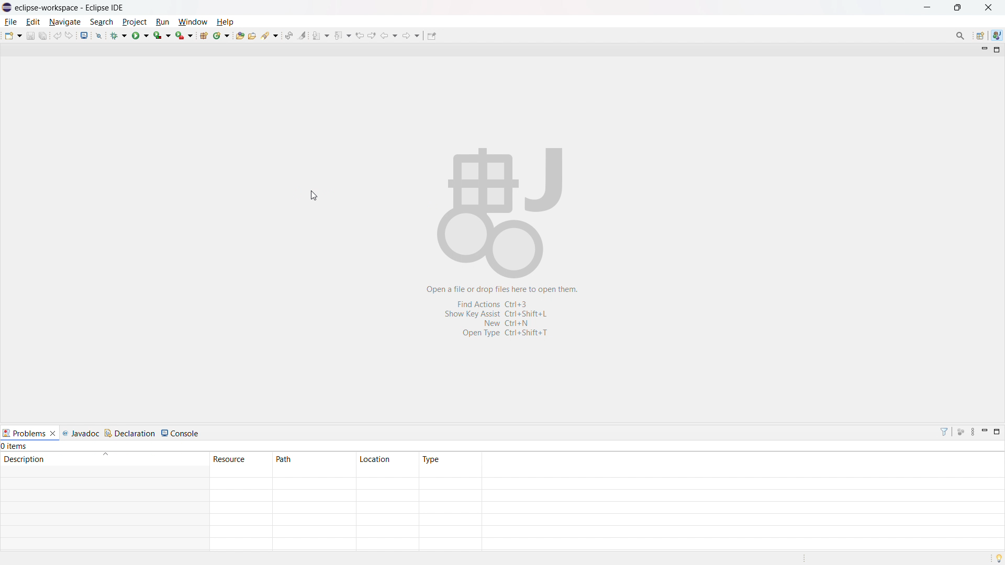 The image size is (1005, 565). I want to click on search, so click(102, 22).